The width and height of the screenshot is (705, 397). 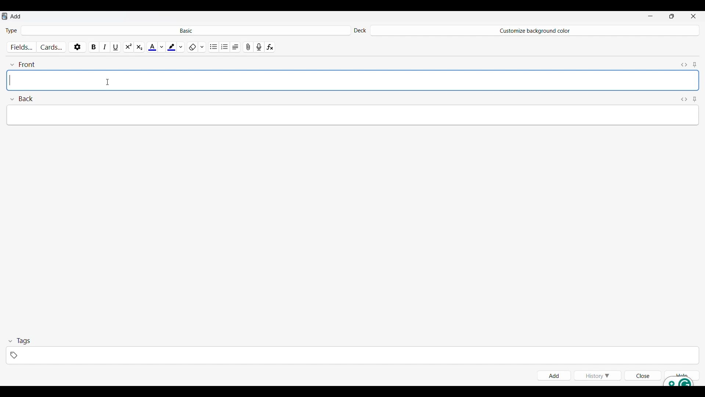 I want to click on Click to select card type in deck, so click(x=186, y=30).